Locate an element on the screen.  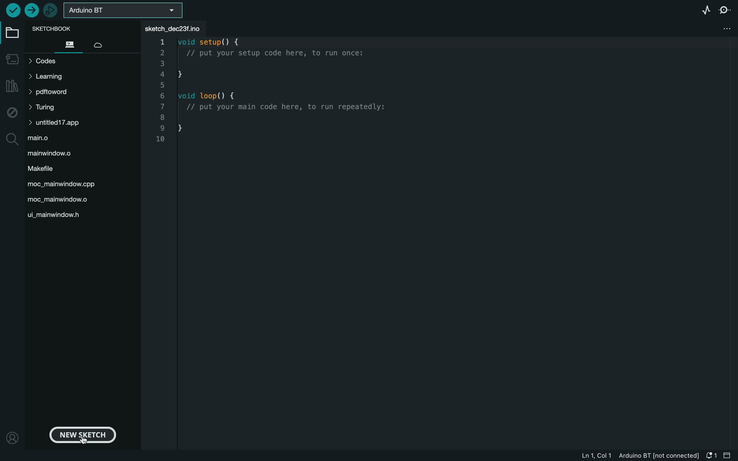
clouds is located at coordinates (99, 45).